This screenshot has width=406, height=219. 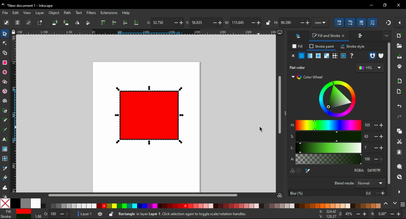 I want to click on blend mode, so click(x=343, y=183).